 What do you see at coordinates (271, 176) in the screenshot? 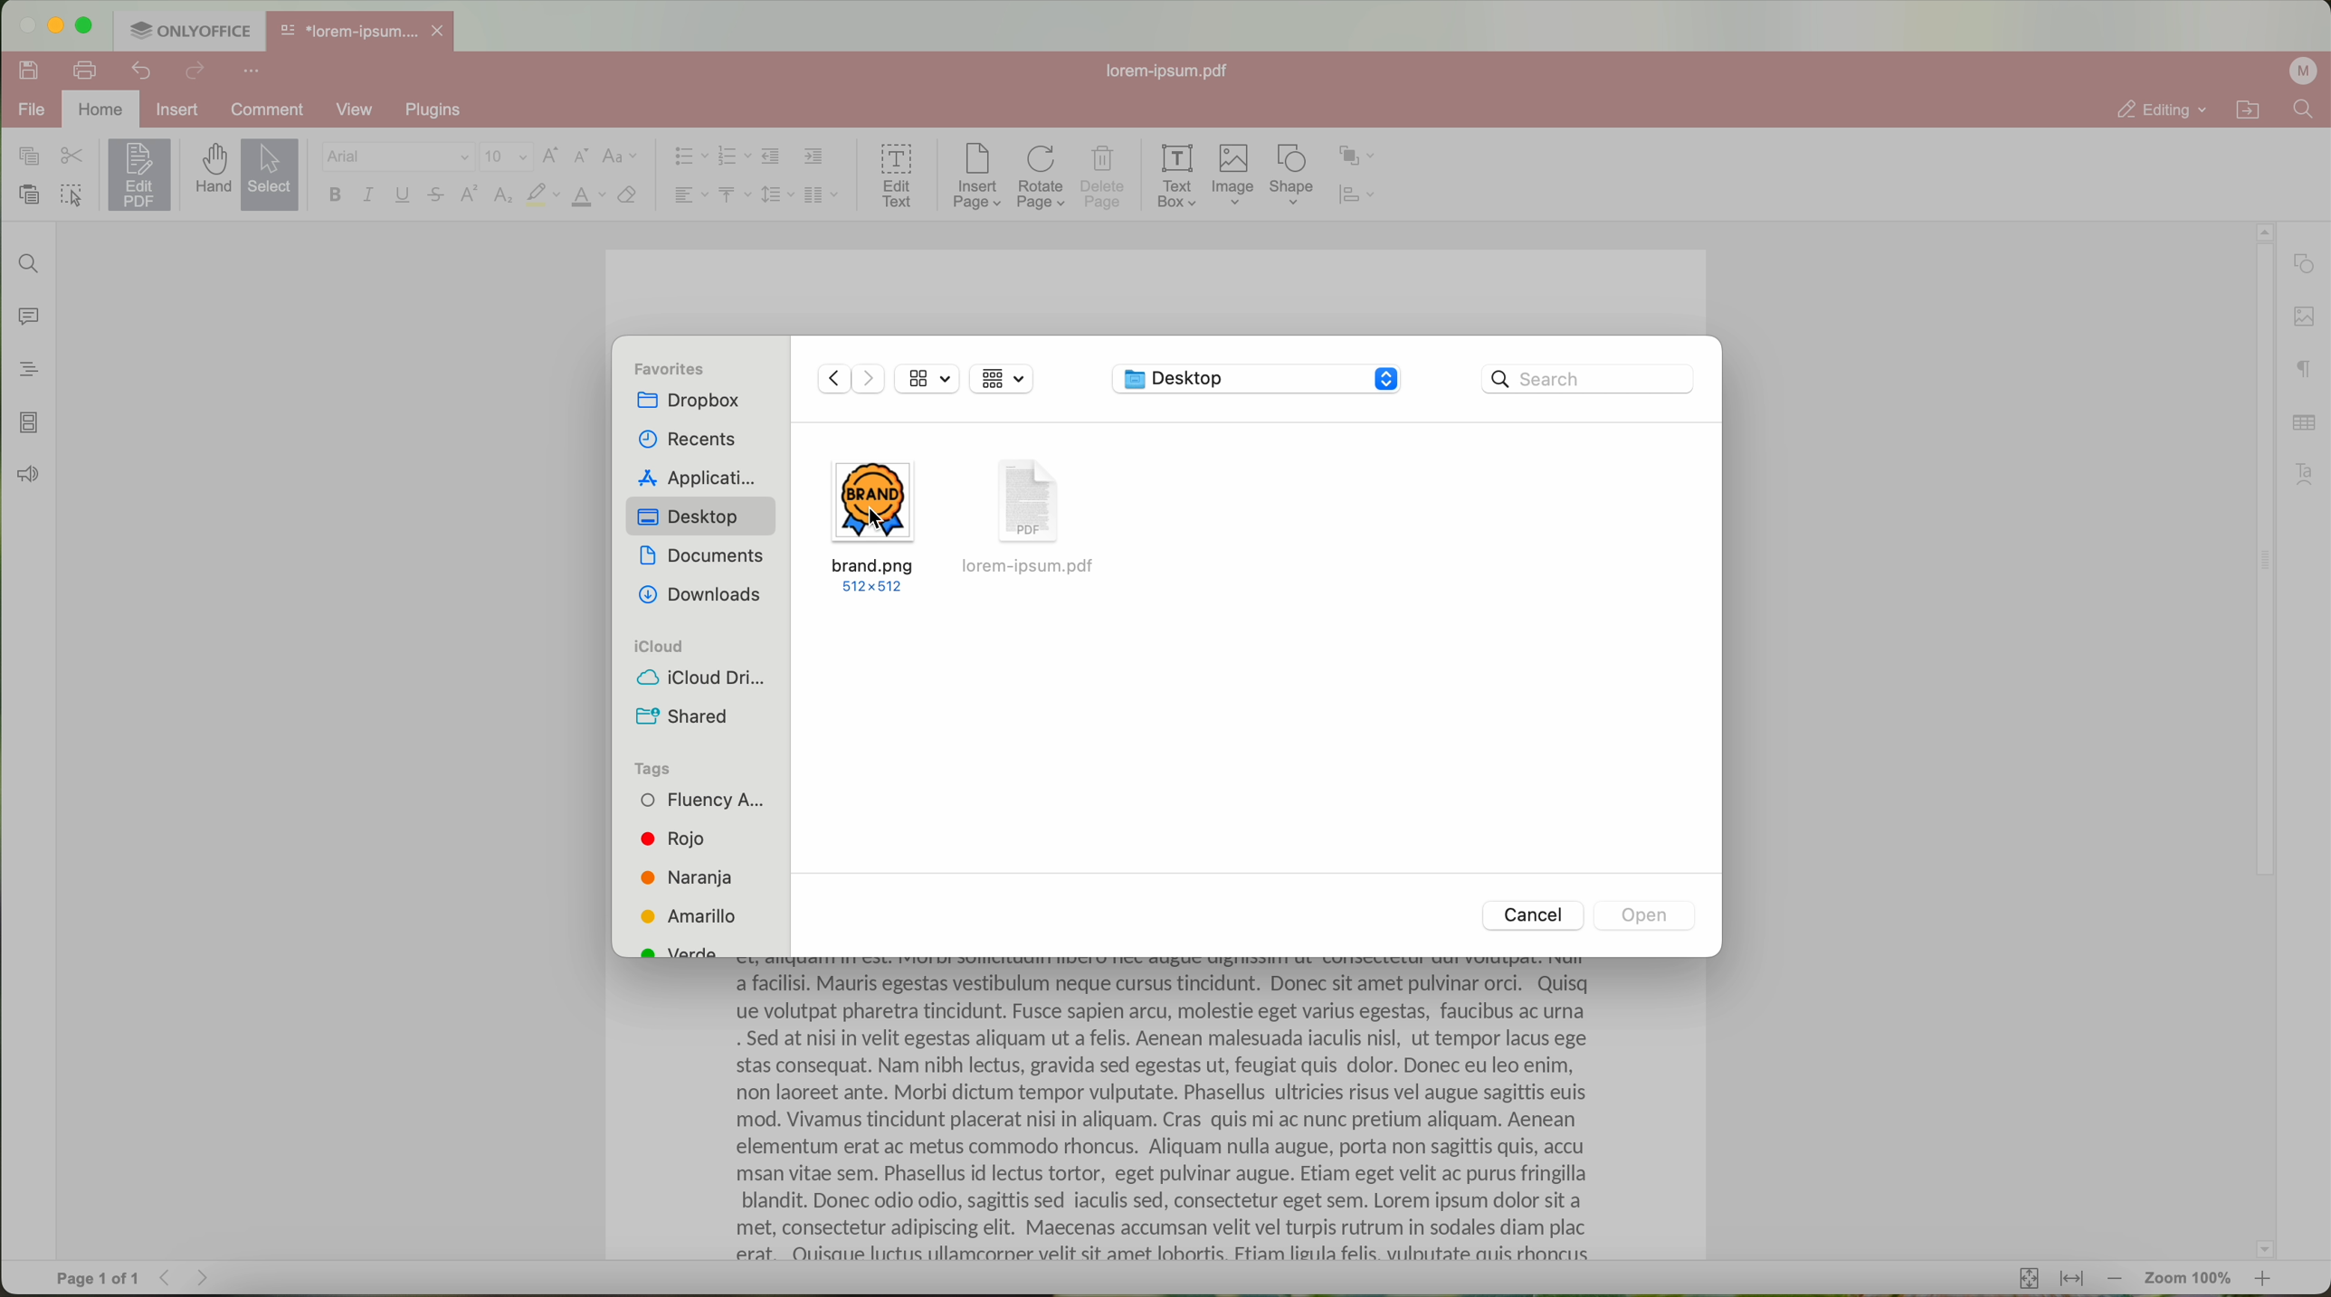
I see `select` at bounding box center [271, 176].